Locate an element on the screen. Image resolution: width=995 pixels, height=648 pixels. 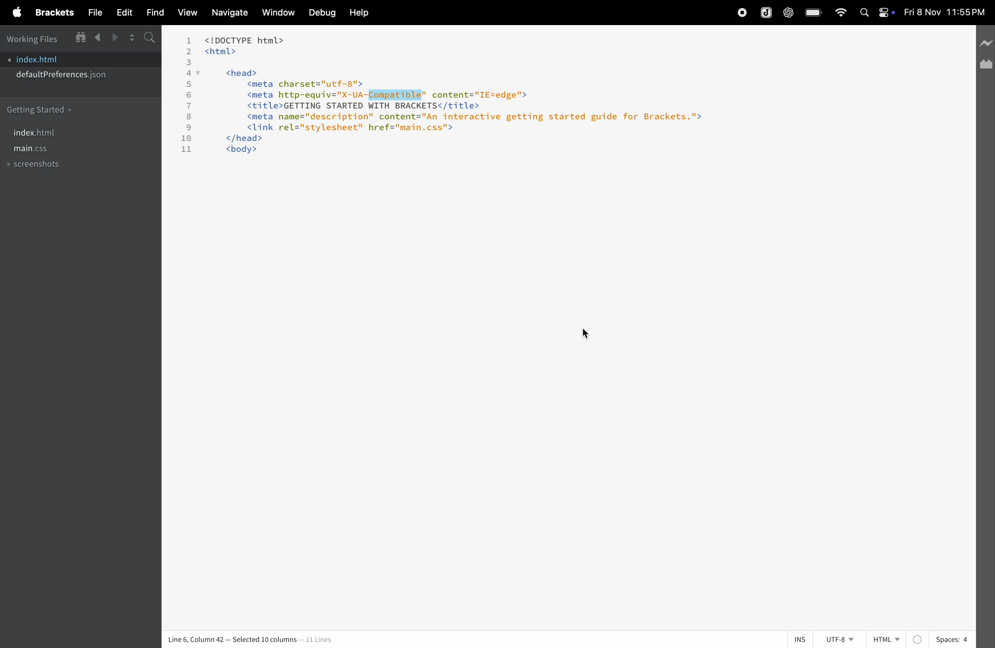
spaces: 4 is located at coordinates (942, 638).